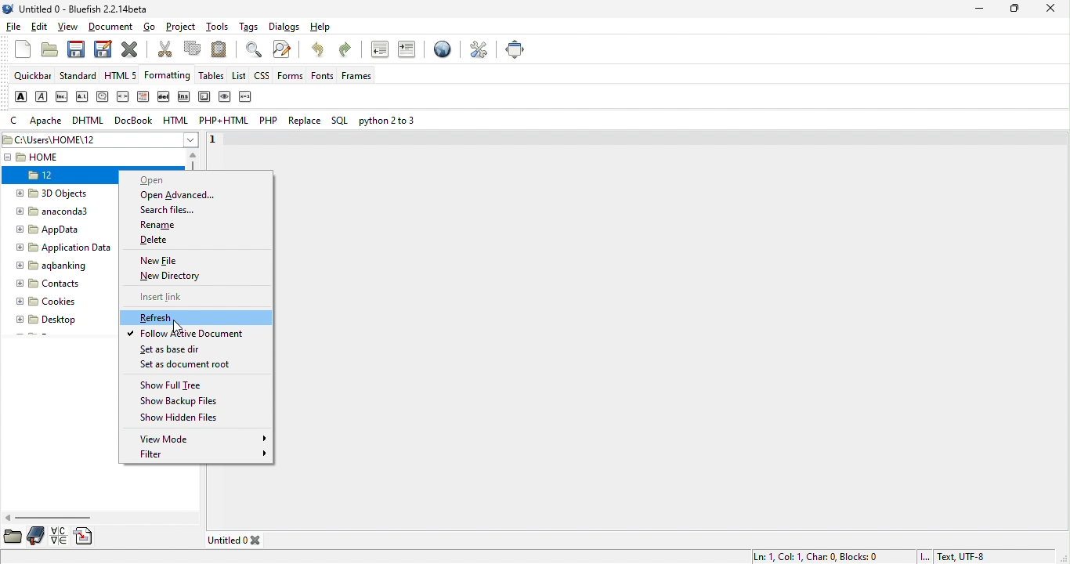 The height and width of the screenshot is (564, 1070). What do you see at coordinates (78, 12) in the screenshot?
I see `title` at bounding box center [78, 12].